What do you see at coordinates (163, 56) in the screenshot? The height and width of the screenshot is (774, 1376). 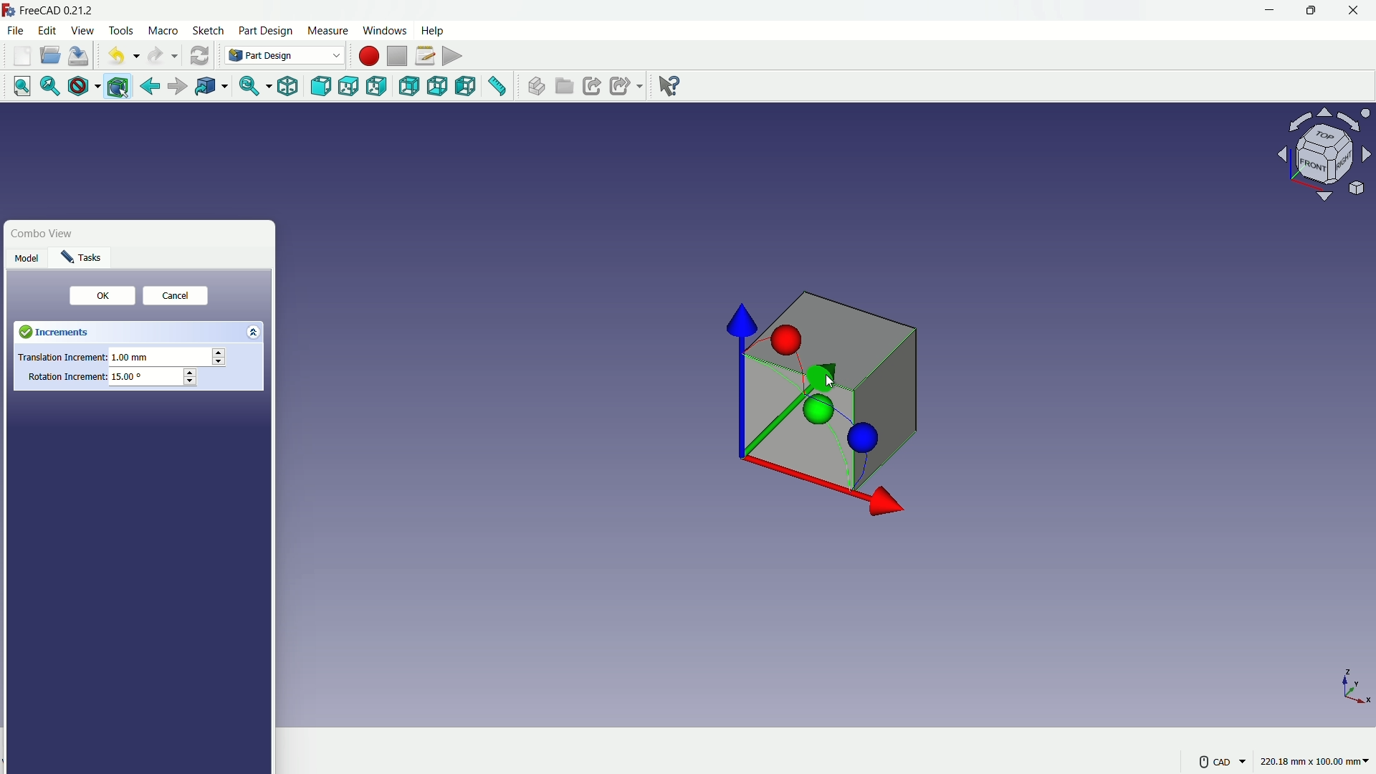 I see `redo` at bounding box center [163, 56].